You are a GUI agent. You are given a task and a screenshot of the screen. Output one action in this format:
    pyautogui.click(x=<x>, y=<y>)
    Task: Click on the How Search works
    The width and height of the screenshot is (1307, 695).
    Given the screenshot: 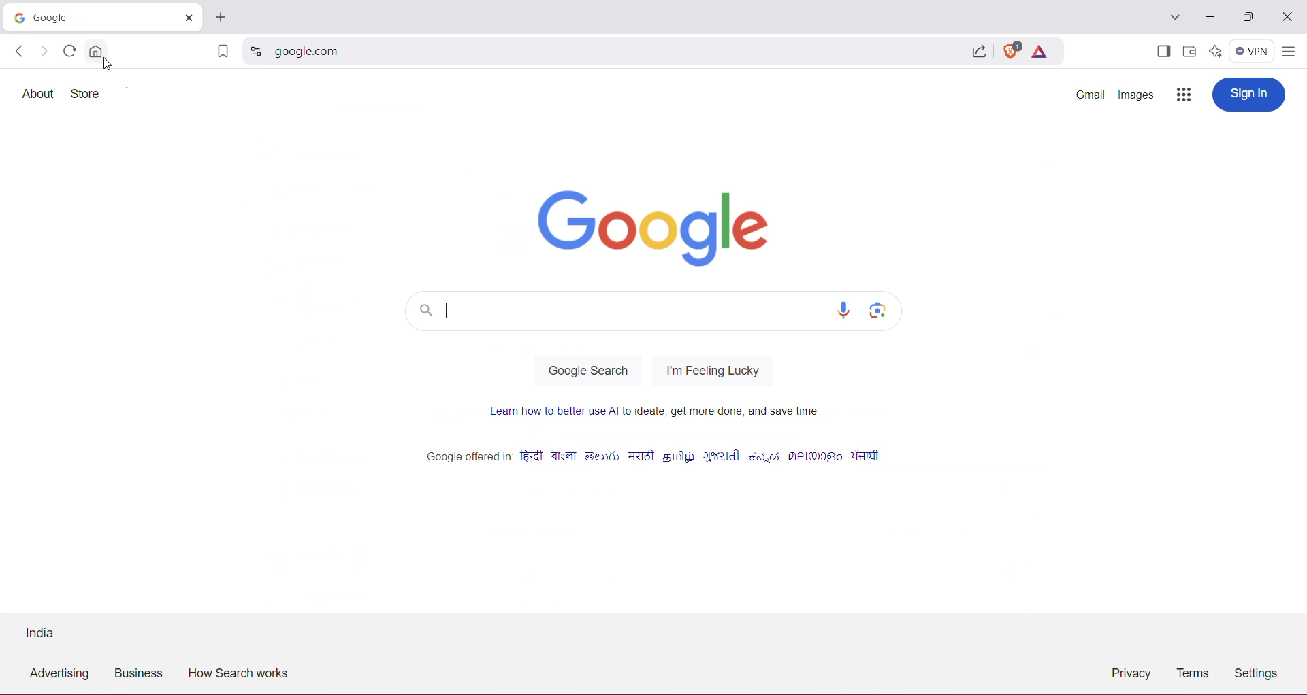 What is the action you would take?
    pyautogui.click(x=244, y=673)
    